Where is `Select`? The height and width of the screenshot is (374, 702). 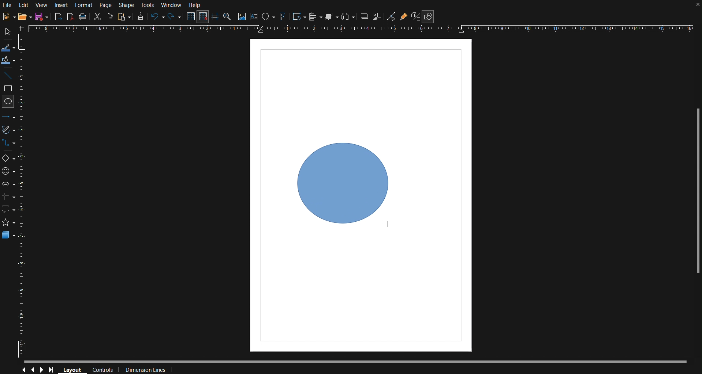 Select is located at coordinates (9, 31).